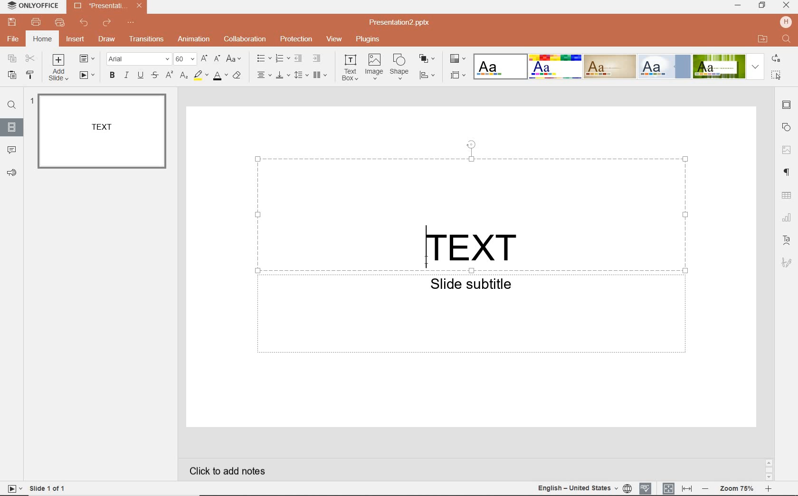 This screenshot has height=496, width=798. Describe the element at coordinates (618, 66) in the screenshot. I see `TEXT EFFECTS` at that location.